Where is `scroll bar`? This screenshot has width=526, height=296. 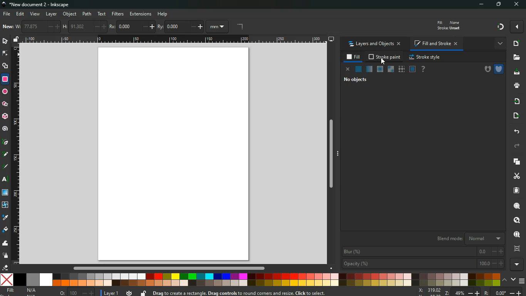
scroll bar is located at coordinates (331, 152).